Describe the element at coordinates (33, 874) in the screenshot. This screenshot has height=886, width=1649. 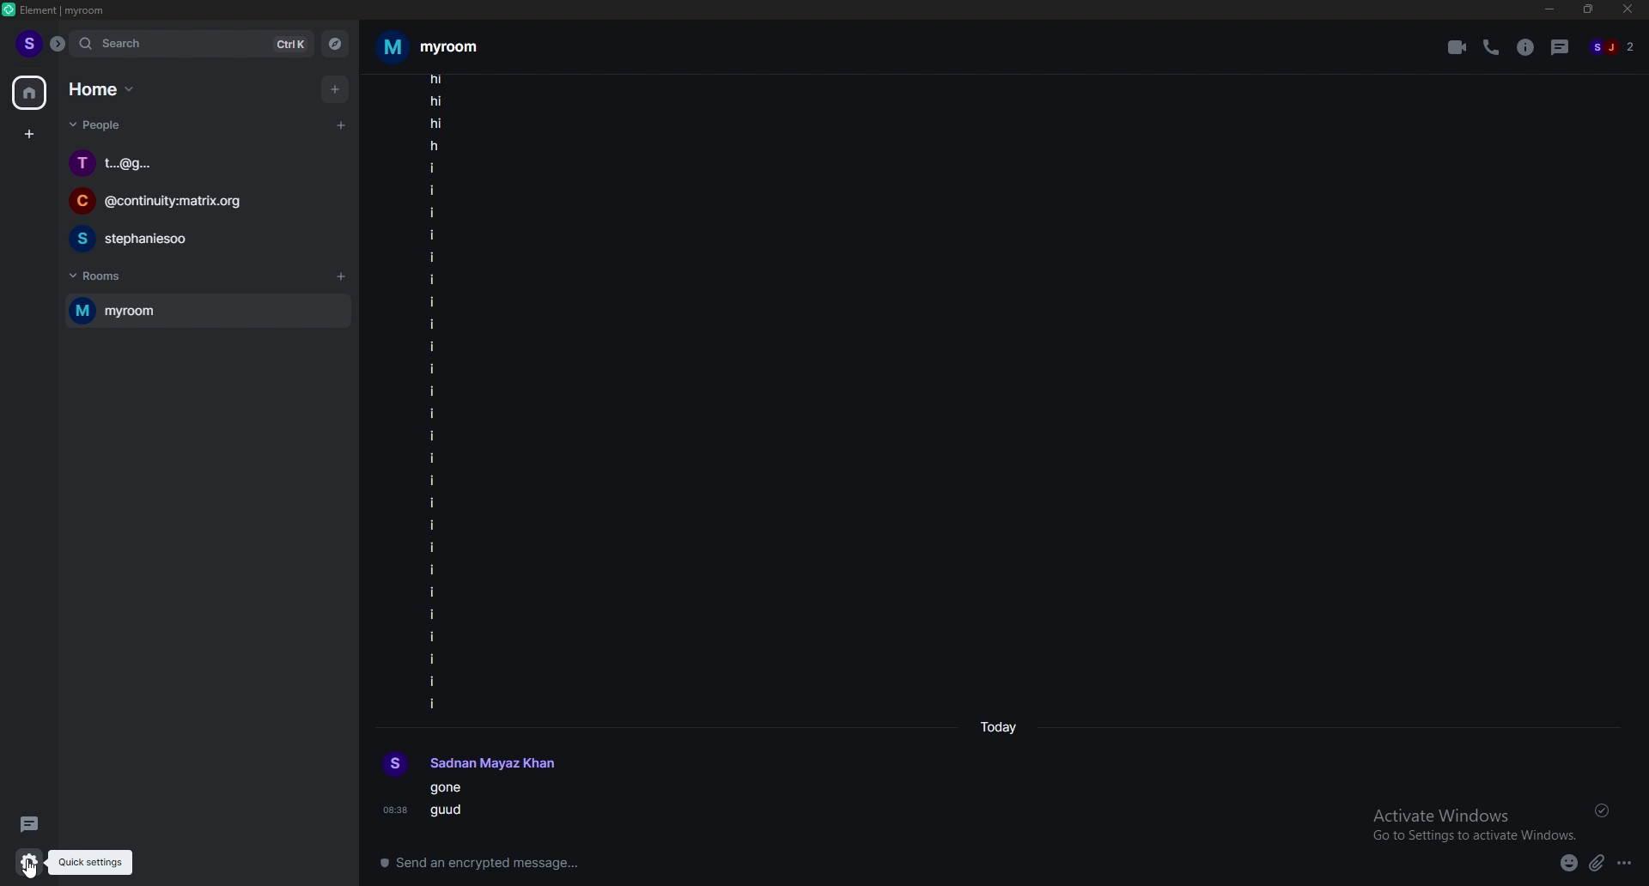
I see `cursor` at that location.